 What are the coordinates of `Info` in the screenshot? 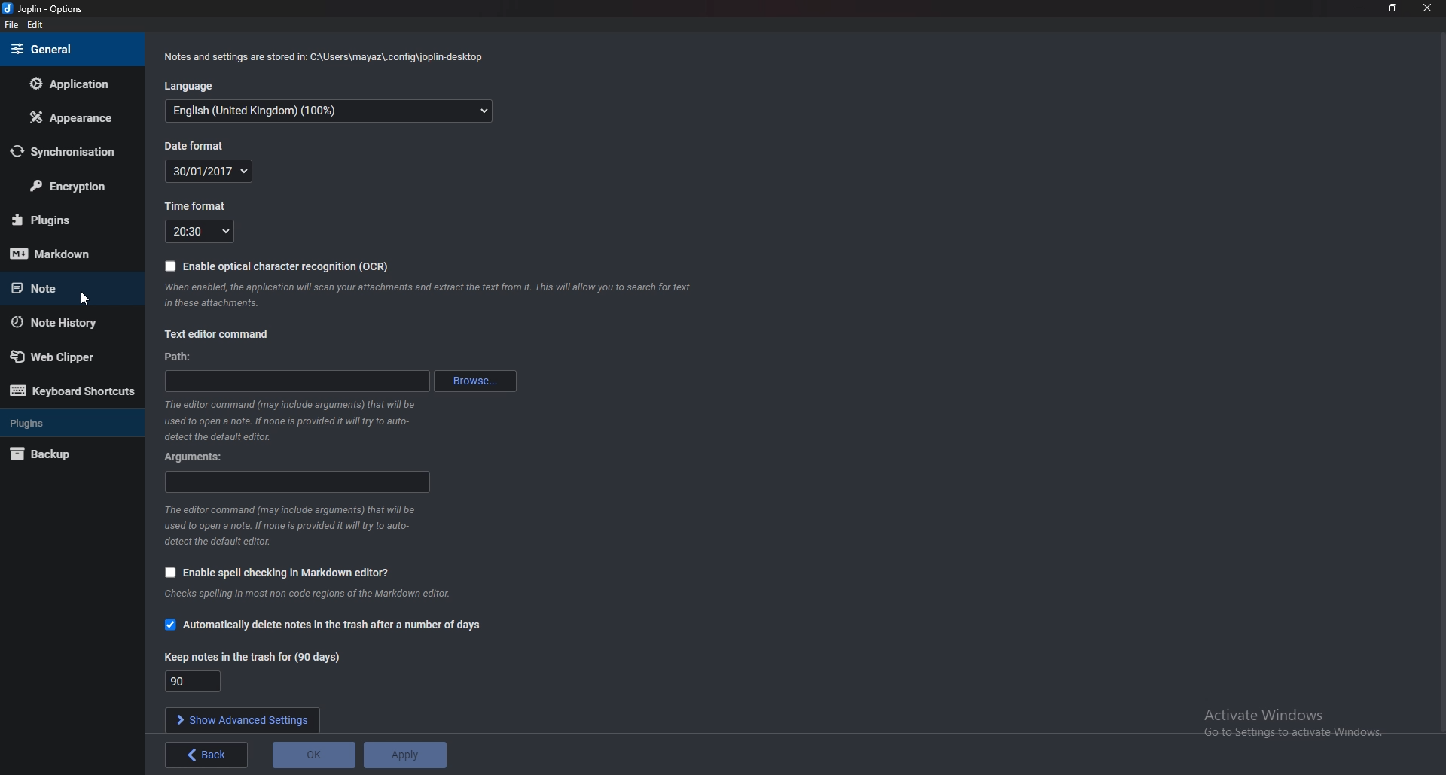 It's located at (322, 59).